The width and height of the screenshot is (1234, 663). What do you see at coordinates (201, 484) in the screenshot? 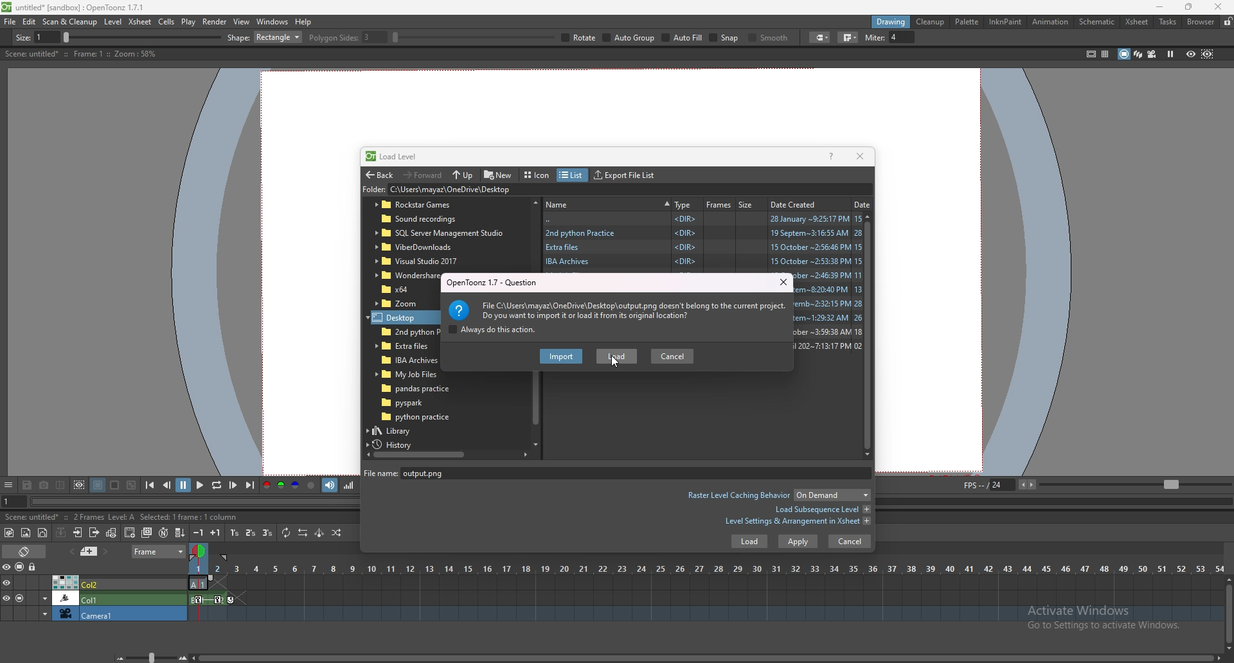
I see `play` at bounding box center [201, 484].